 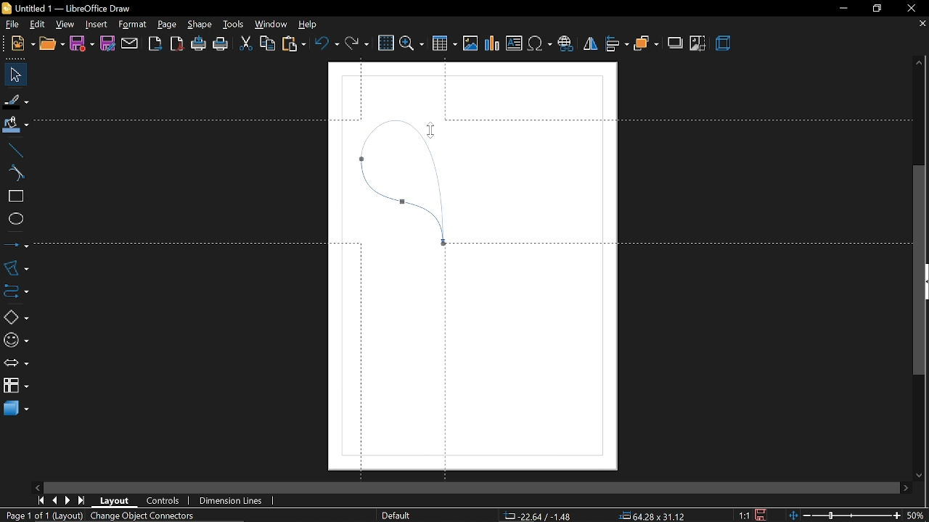 What do you see at coordinates (15, 410) in the screenshot?
I see `3d shapes` at bounding box center [15, 410].